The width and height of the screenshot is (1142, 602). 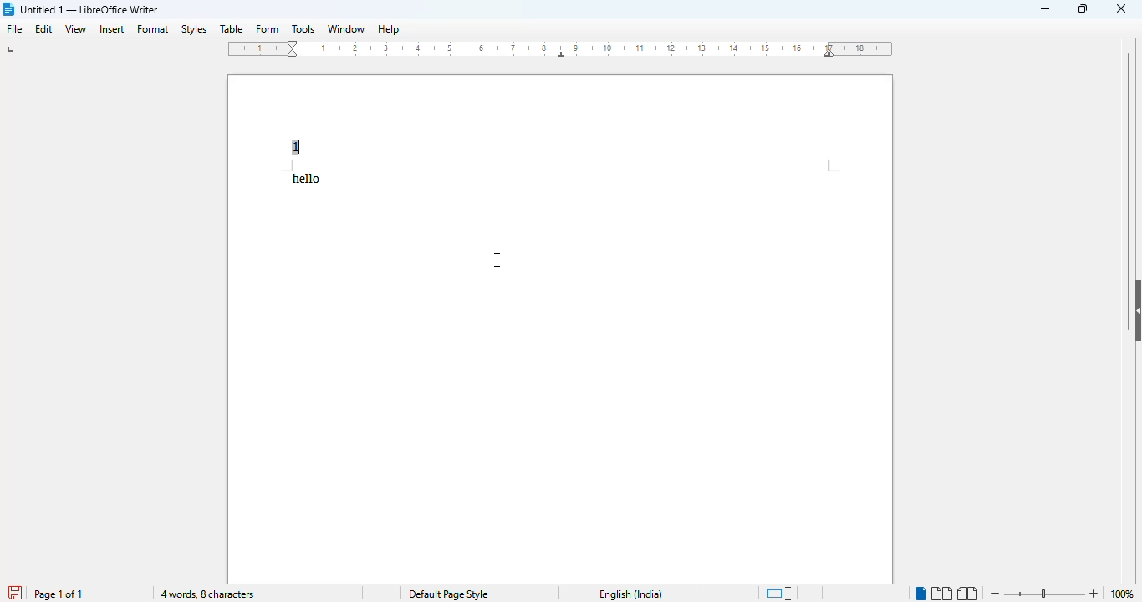 What do you see at coordinates (346, 28) in the screenshot?
I see `window` at bounding box center [346, 28].